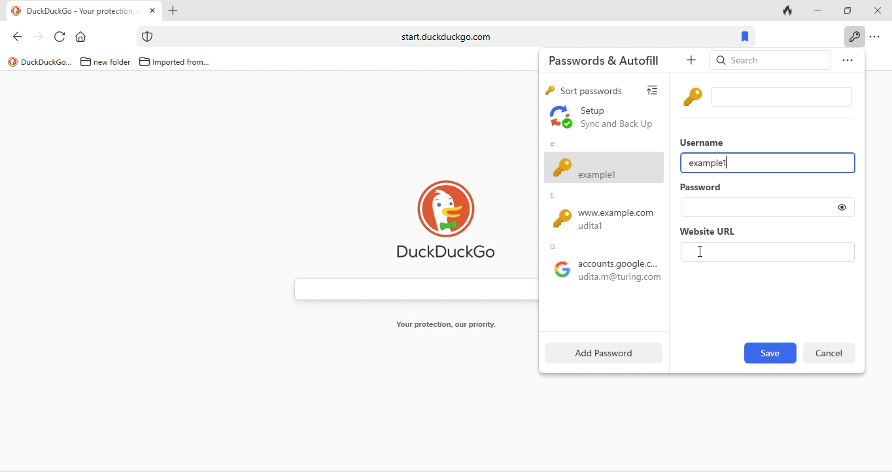  I want to click on set up, so click(603, 120).